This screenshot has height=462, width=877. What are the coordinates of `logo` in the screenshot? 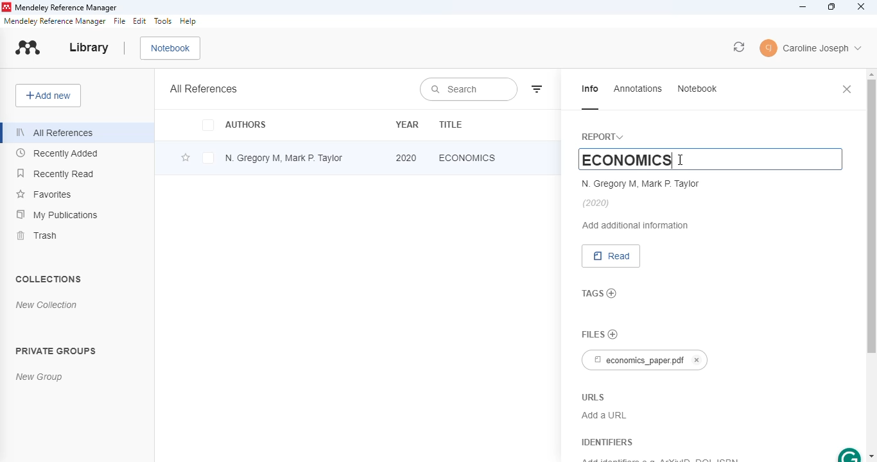 It's located at (28, 47).